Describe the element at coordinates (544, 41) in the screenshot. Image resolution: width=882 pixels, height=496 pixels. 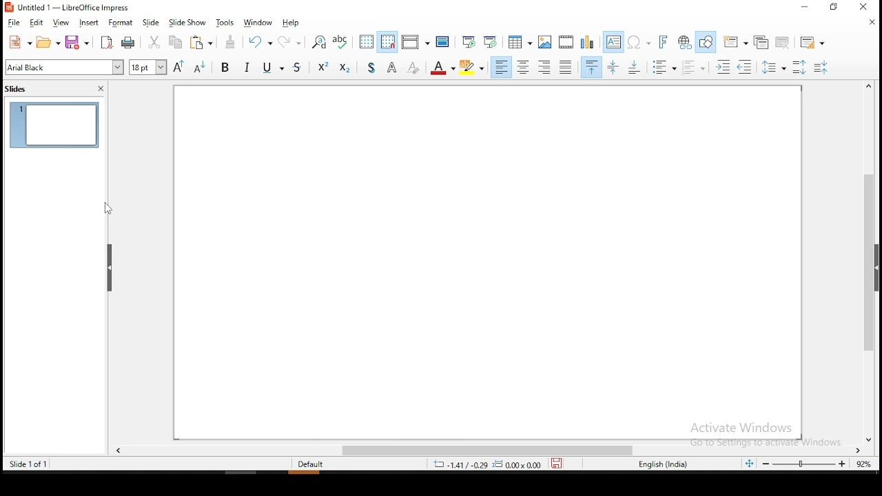
I see `image` at that location.